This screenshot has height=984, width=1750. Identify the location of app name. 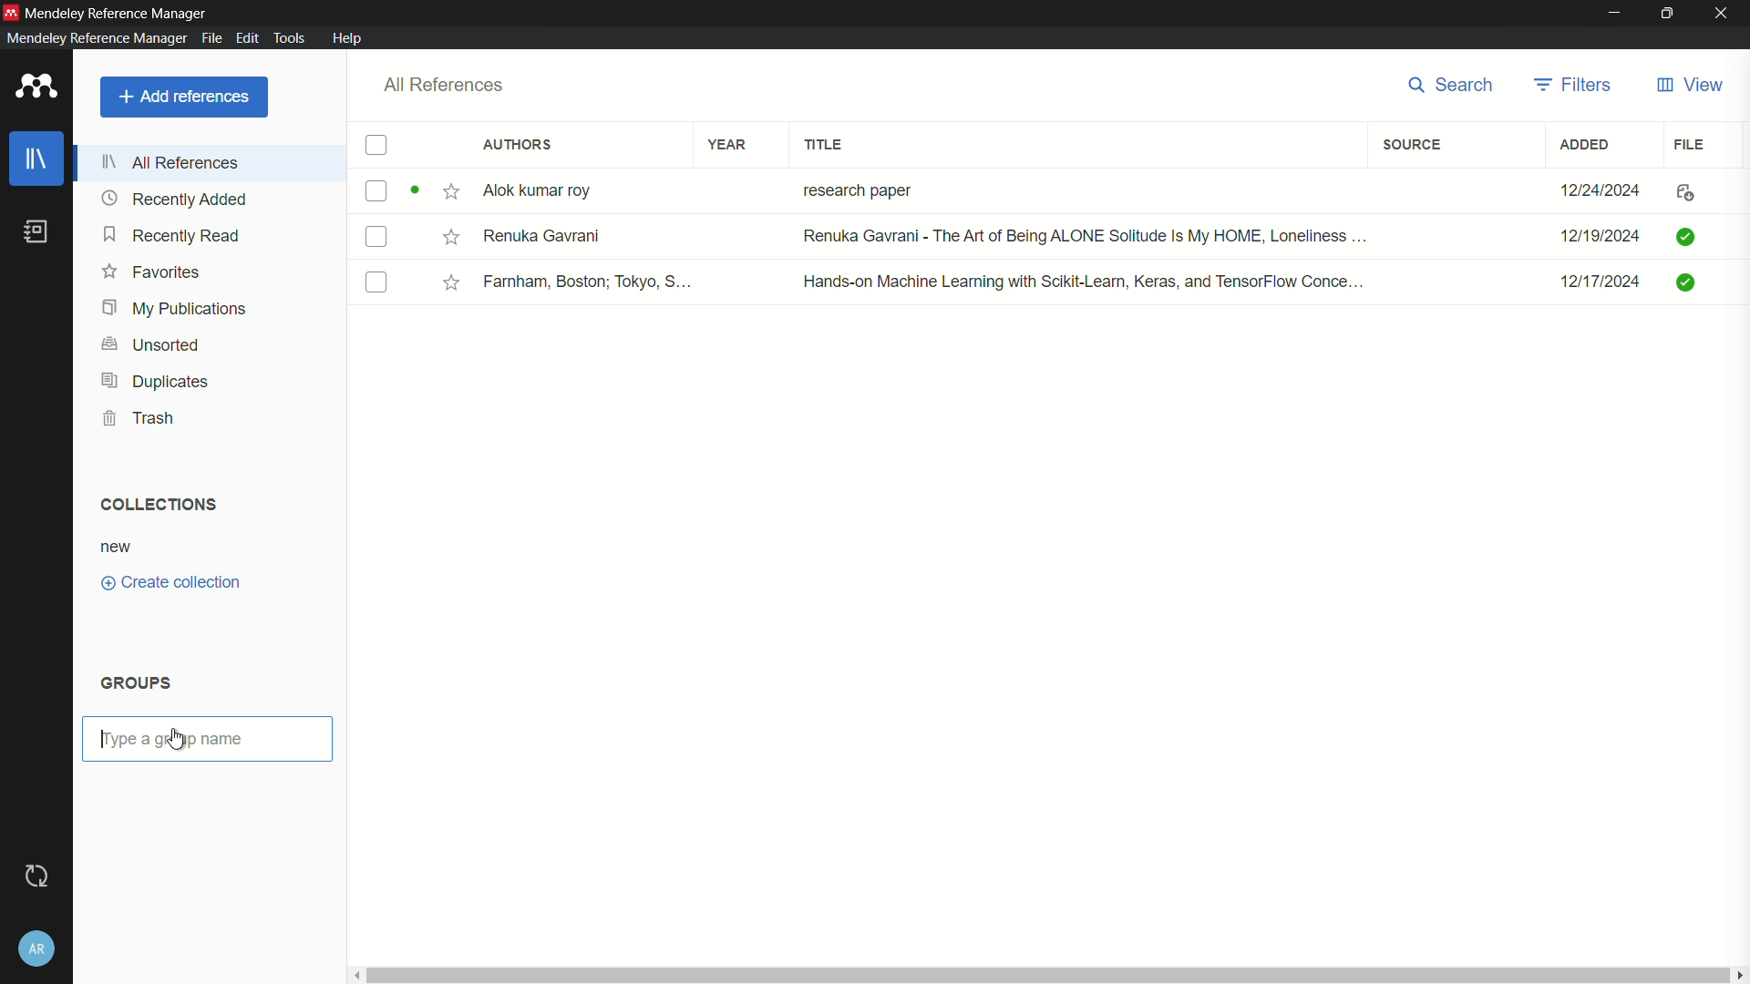
(93, 38).